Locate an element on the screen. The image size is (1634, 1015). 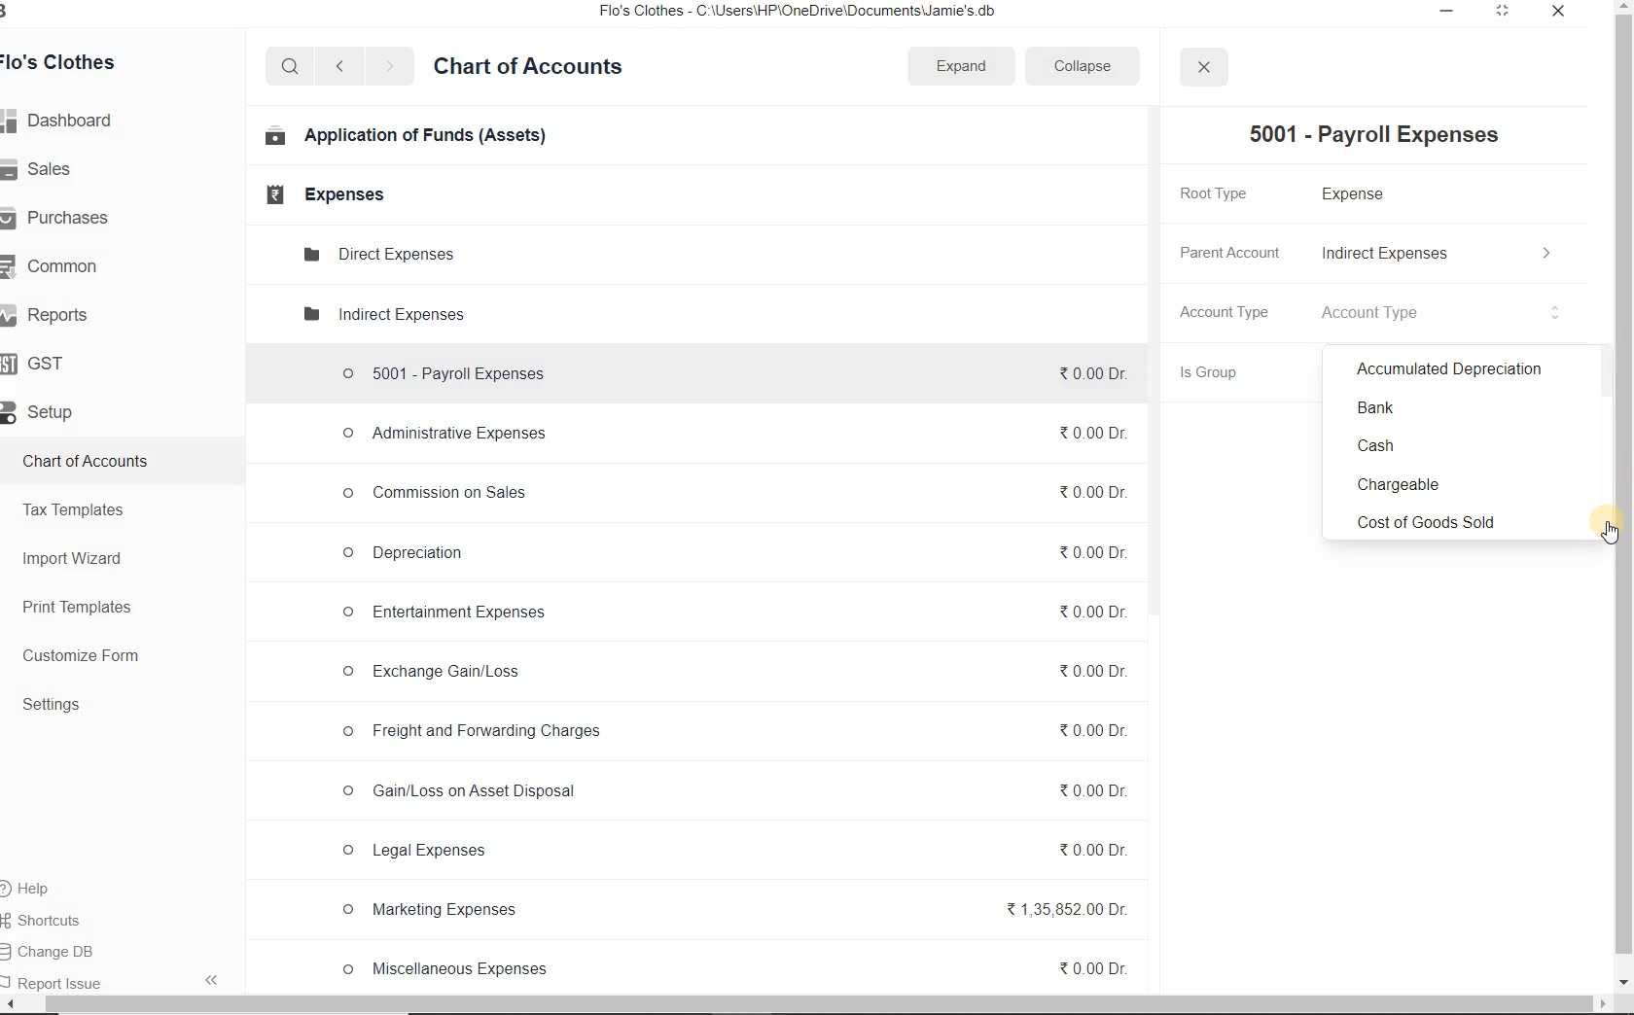
cursor is located at coordinates (1610, 534).